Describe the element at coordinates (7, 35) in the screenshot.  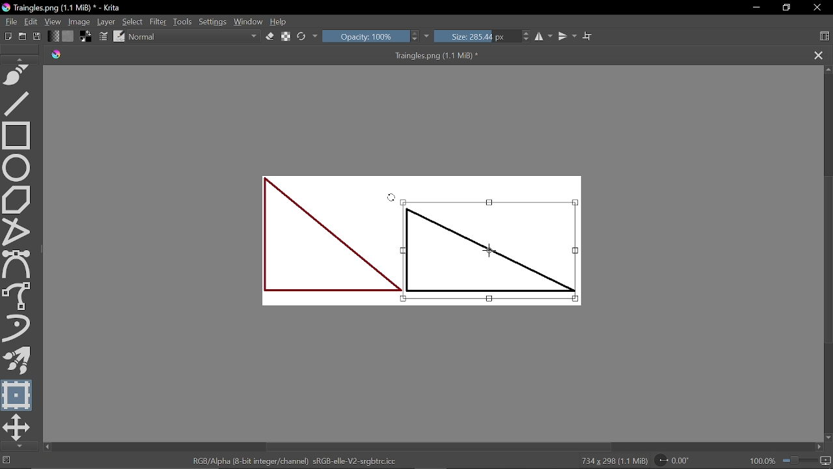
I see `New document` at that location.